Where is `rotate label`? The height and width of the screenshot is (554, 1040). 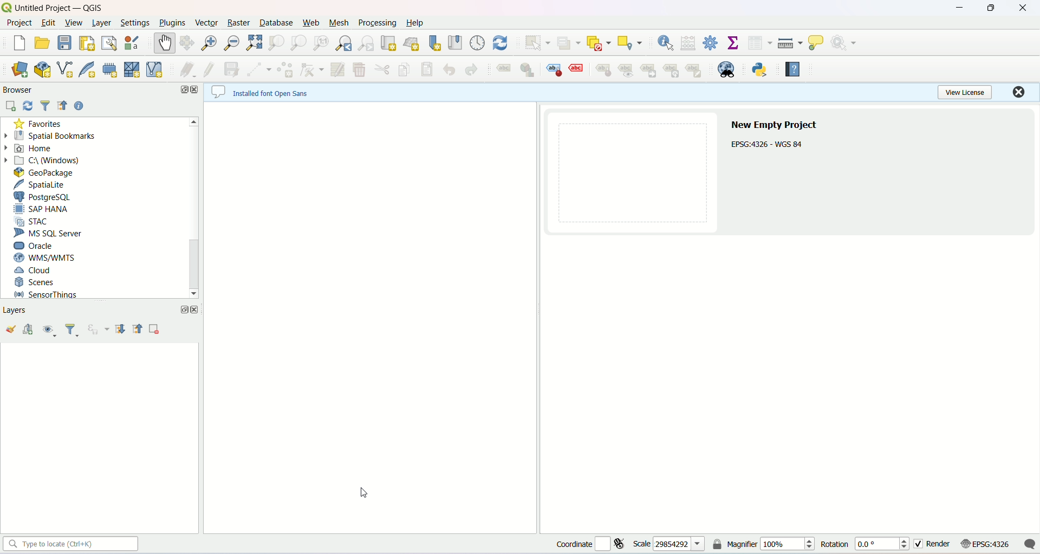
rotate label is located at coordinates (671, 70).